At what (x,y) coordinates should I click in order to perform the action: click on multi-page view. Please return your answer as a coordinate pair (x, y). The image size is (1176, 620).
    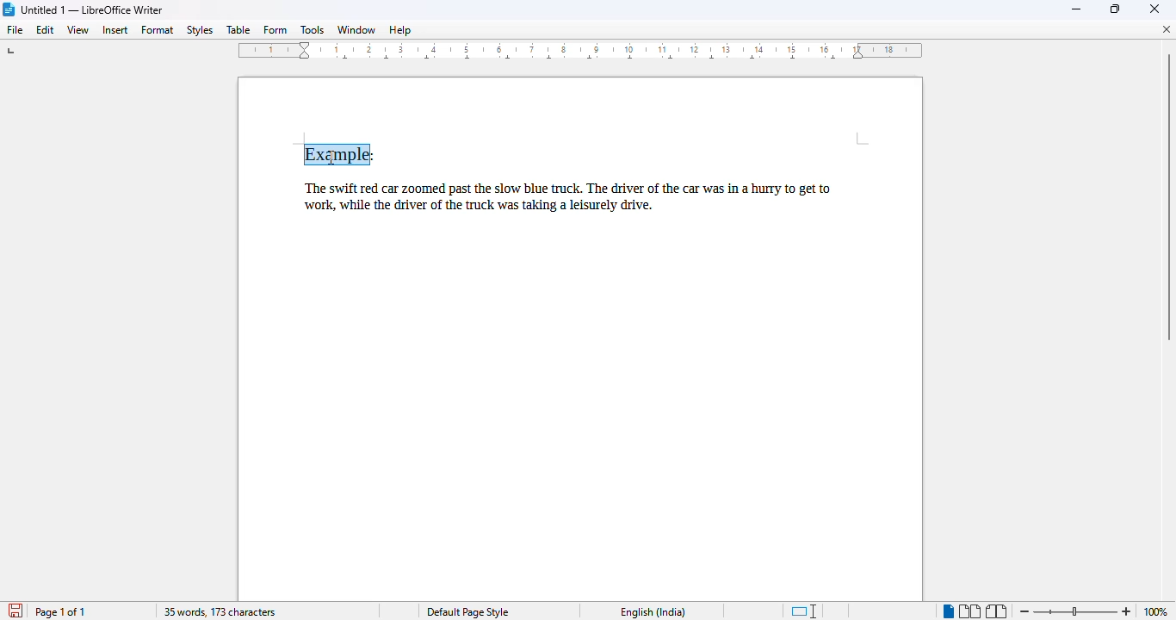
    Looking at the image, I should click on (969, 611).